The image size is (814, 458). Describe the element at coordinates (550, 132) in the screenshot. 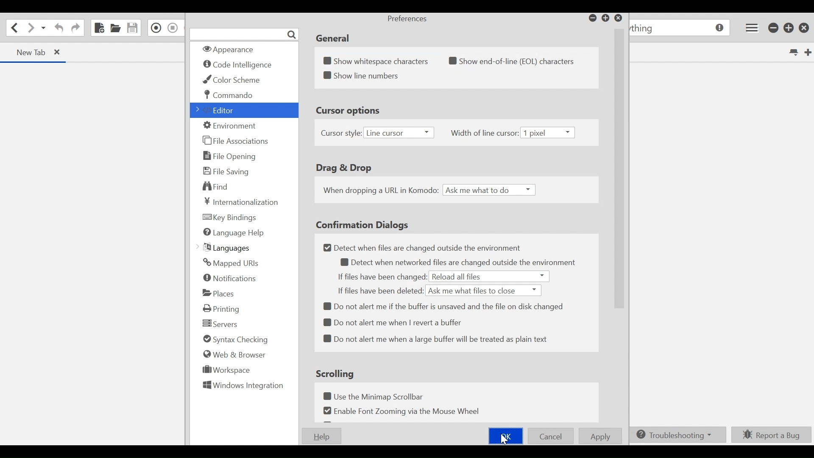

I see `1 pixel` at that location.